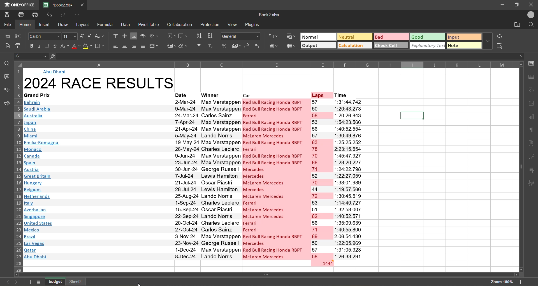 The image size is (538, 286). Describe the element at coordinates (390, 36) in the screenshot. I see `bad` at that location.